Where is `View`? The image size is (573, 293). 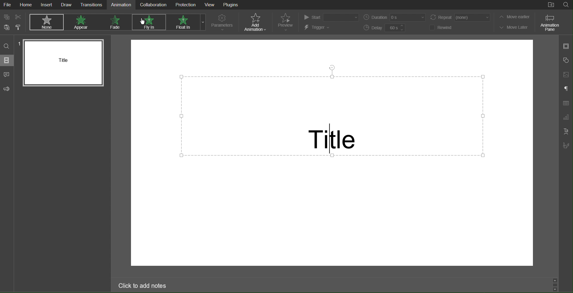 View is located at coordinates (210, 5).